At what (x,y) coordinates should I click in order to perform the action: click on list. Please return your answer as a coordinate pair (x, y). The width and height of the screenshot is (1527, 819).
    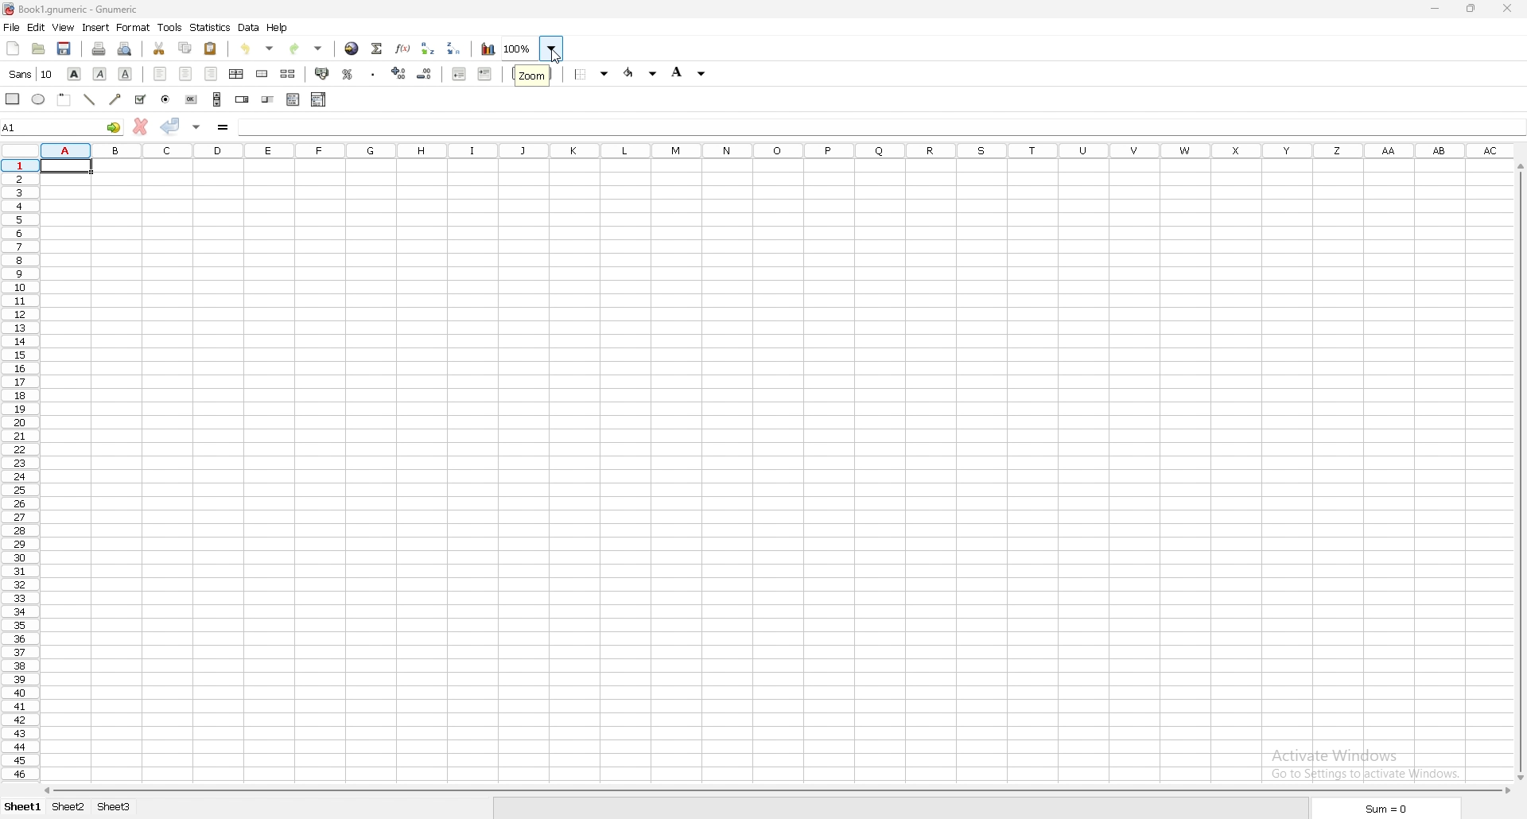
    Looking at the image, I should click on (293, 99).